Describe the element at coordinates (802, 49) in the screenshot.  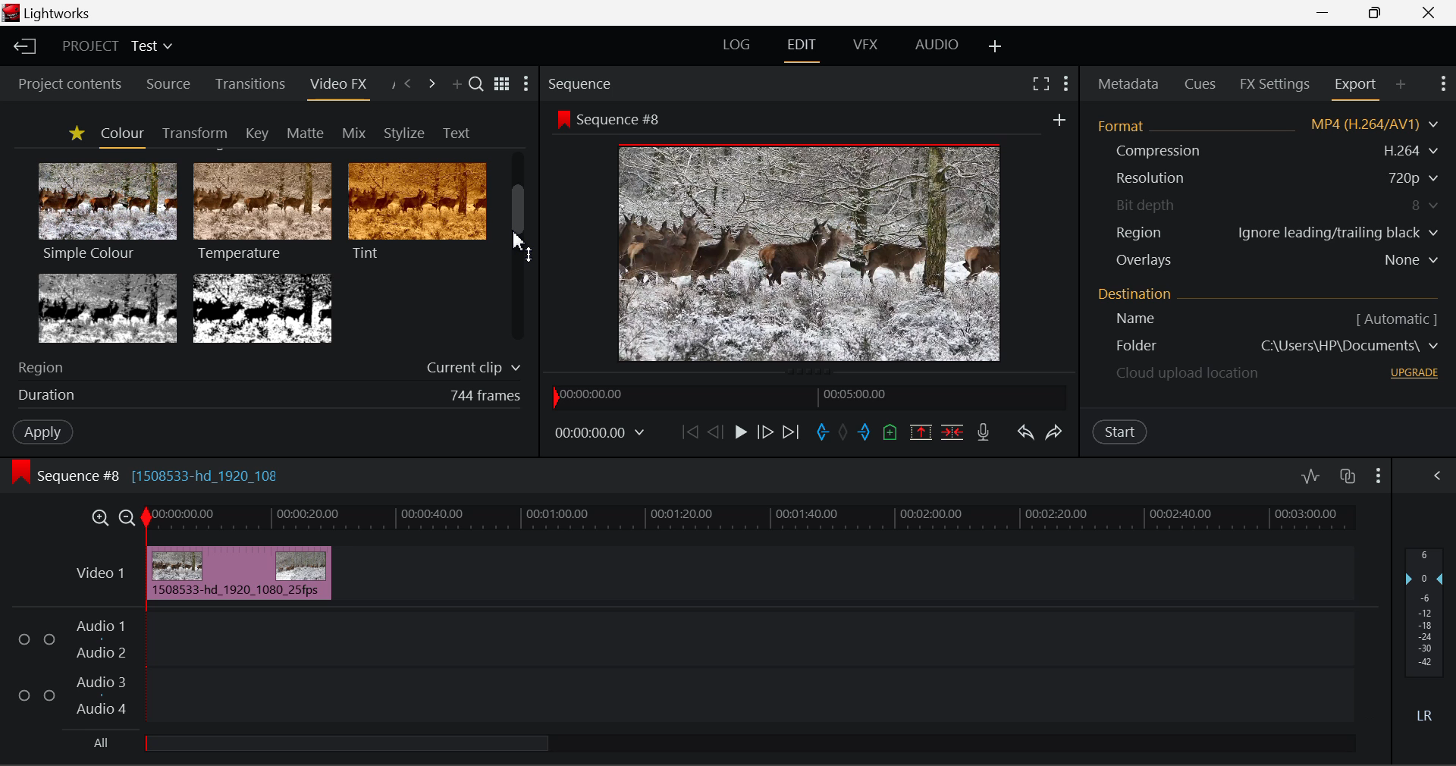
I see `EDIT Layout` at that location.